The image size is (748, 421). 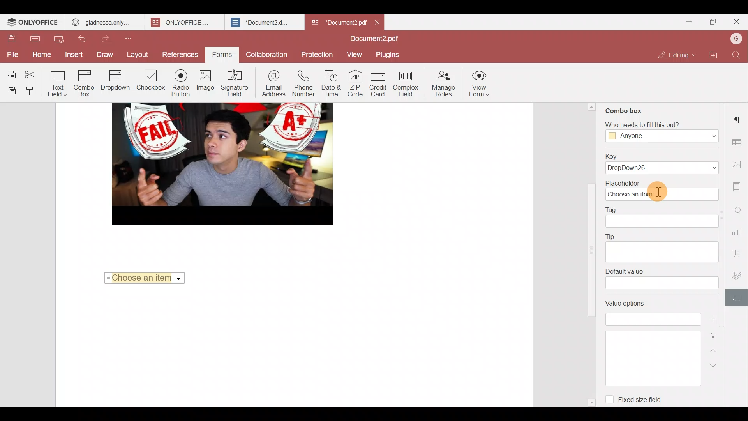 I want to click on Copy, so click(x=11, y=73).